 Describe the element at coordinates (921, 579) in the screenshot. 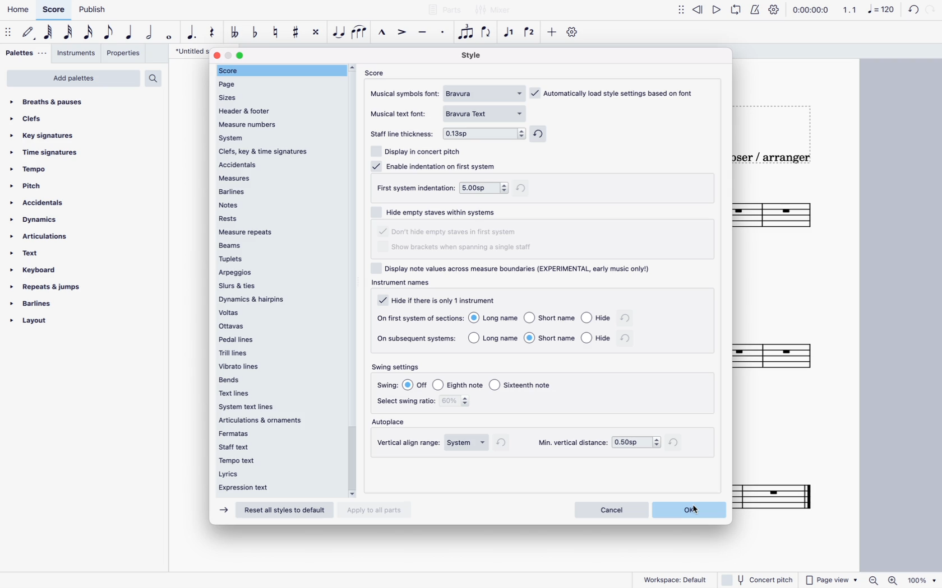

I see `100%` at that location.